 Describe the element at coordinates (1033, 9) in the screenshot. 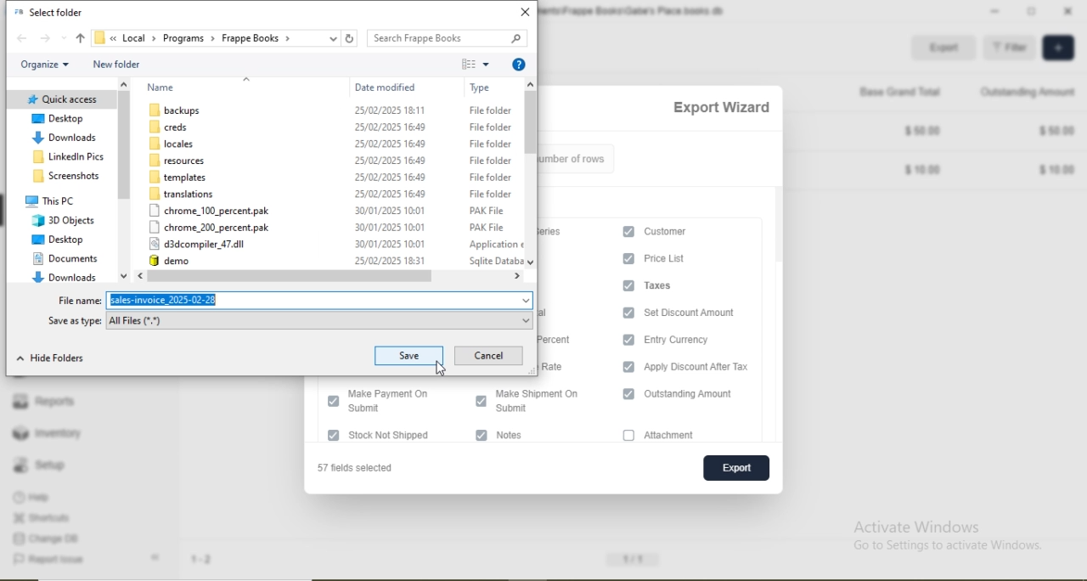

I see `maximise` at that location.